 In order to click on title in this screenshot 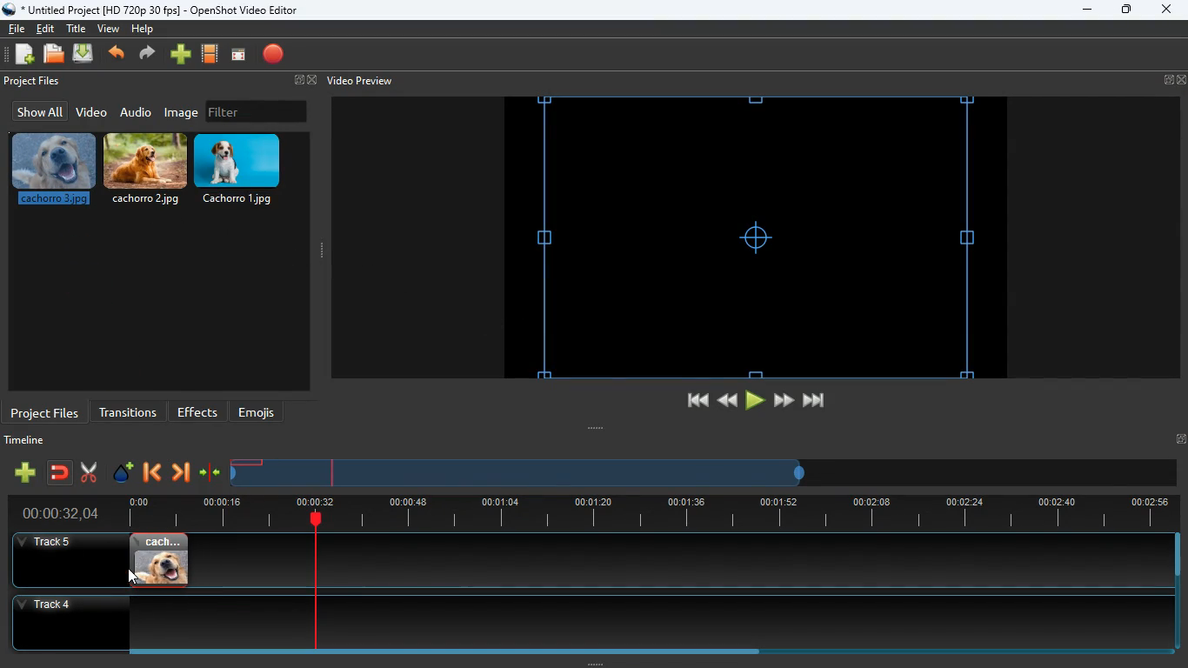, I will do `click(78, 28)`.